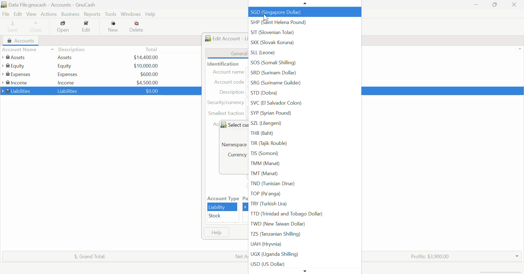 This screenshot has width=524, height=274. I want to click on TZS, so click(303, 234).